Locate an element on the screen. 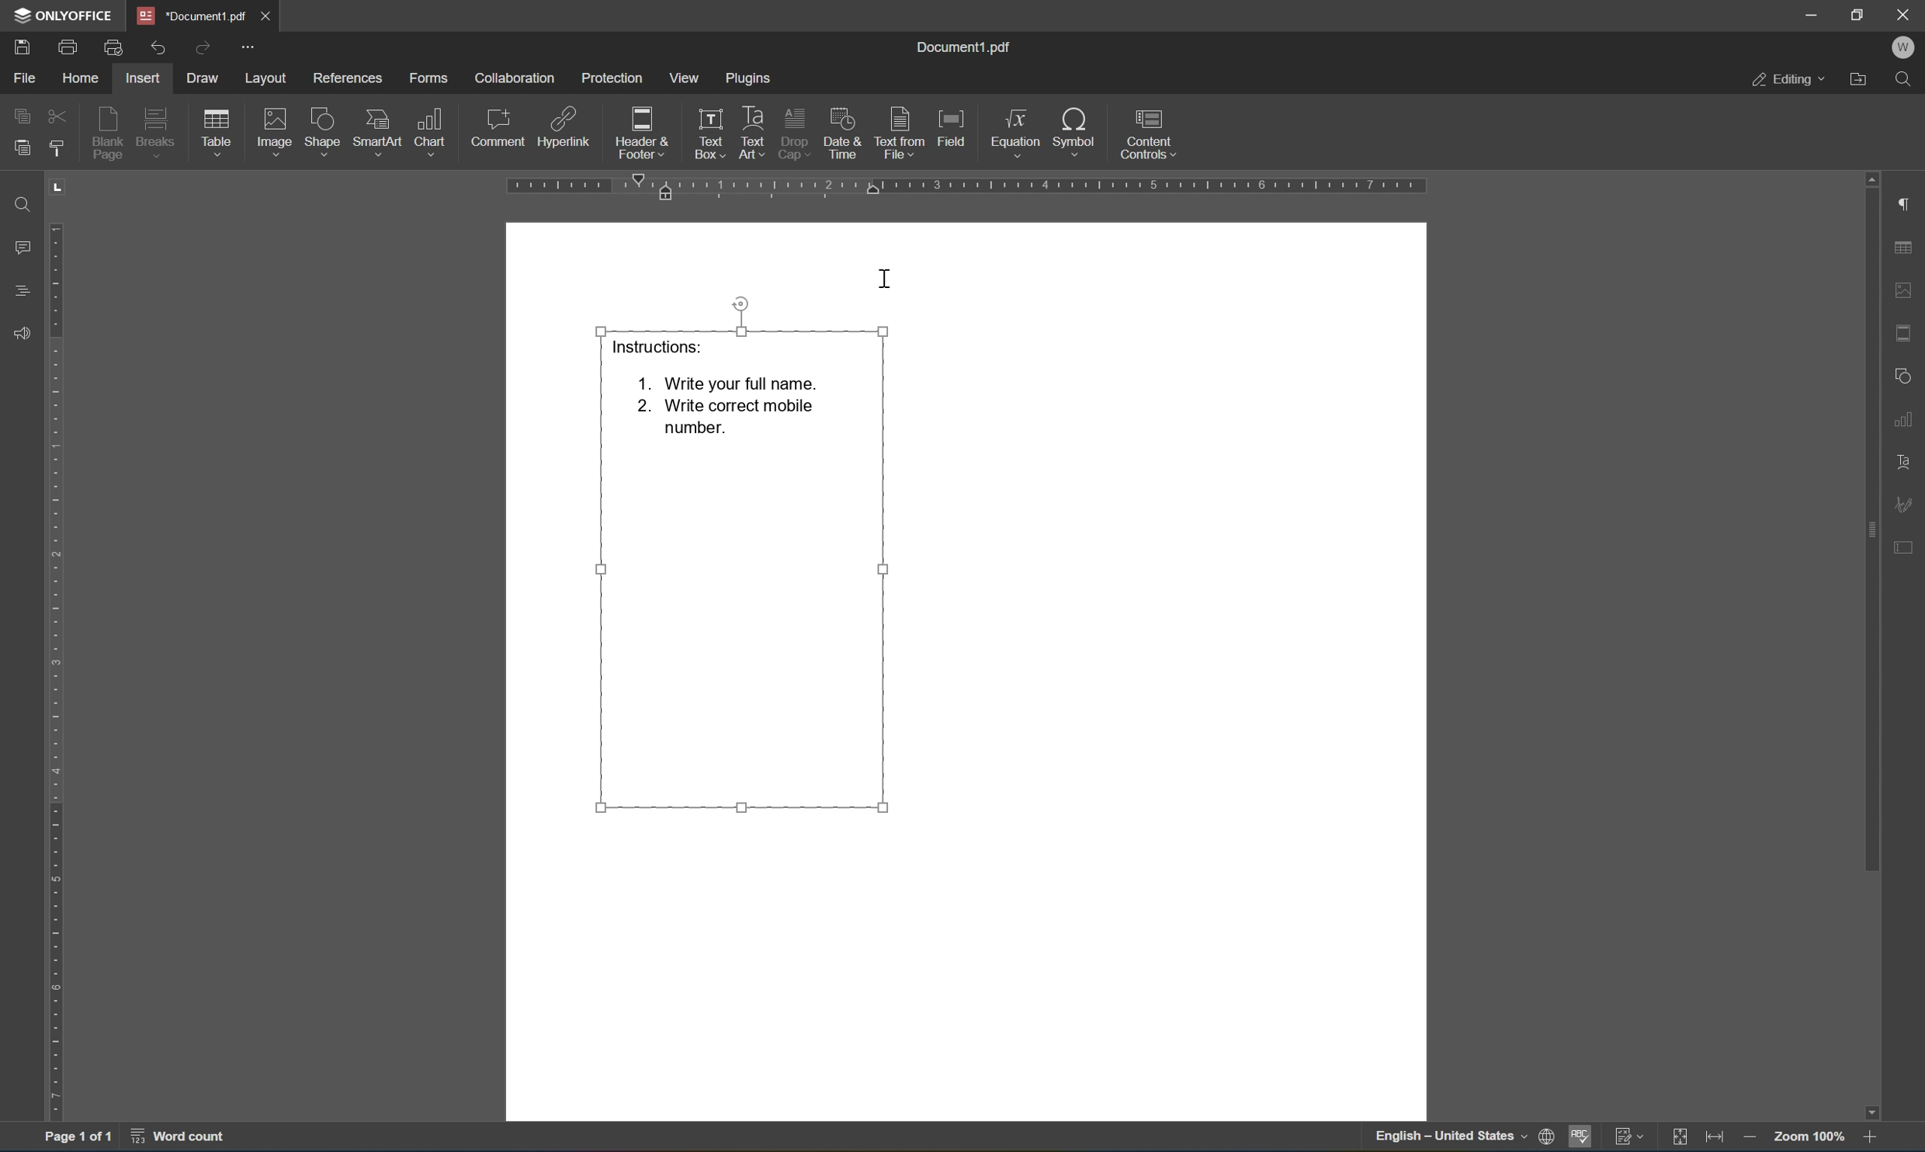 This screenshot has width=1925, height=1152. draw is located at coordinates (206, 75).